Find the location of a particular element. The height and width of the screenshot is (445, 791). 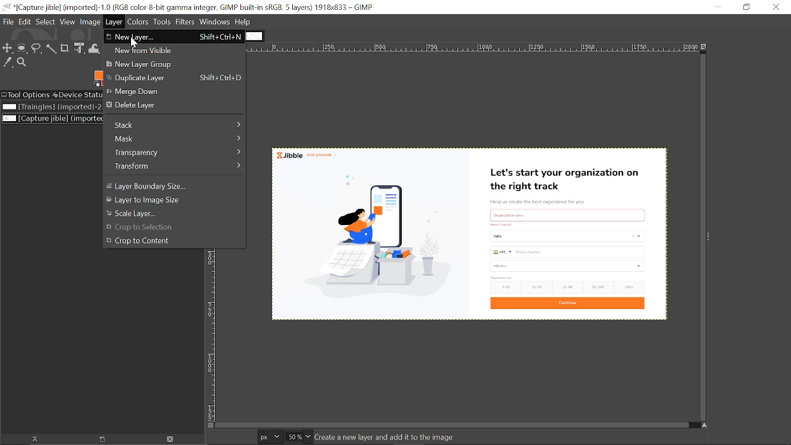

cURRENT WINDOW is located at coordinates (188, 7).